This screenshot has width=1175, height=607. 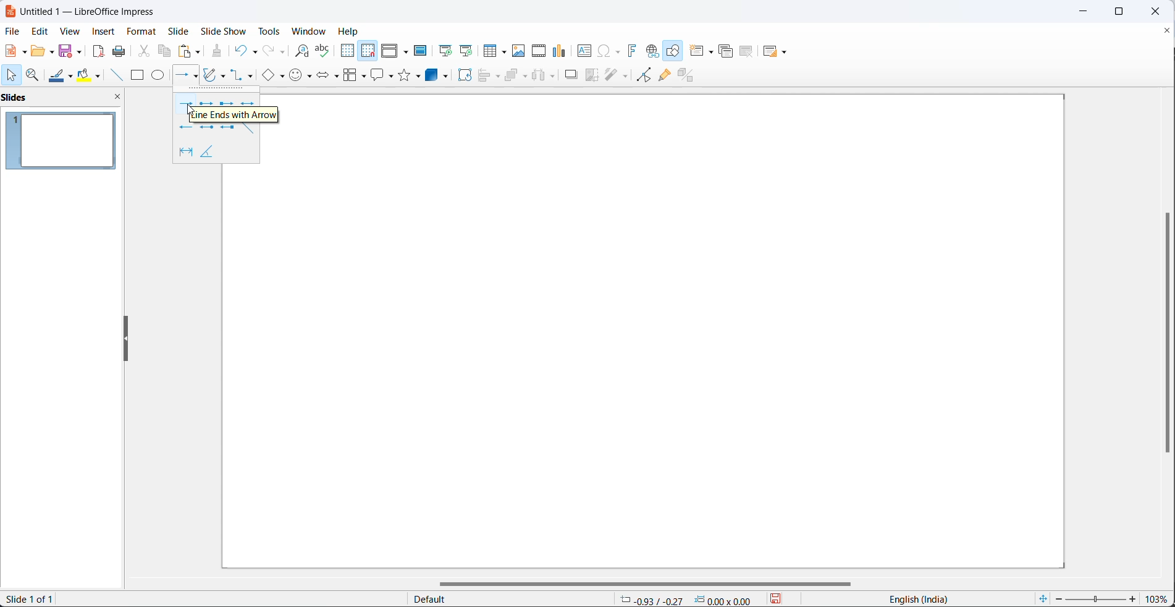 I want to click on callout shapes, so click(x=381, y=75).